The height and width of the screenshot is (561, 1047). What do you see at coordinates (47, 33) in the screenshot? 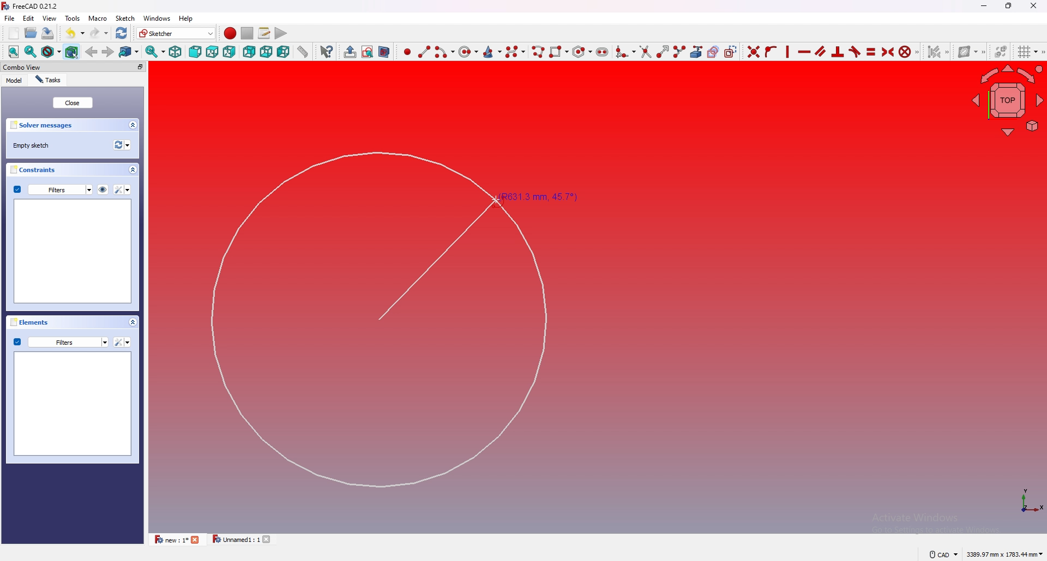
I see `save` at bounding box center [47, 33].